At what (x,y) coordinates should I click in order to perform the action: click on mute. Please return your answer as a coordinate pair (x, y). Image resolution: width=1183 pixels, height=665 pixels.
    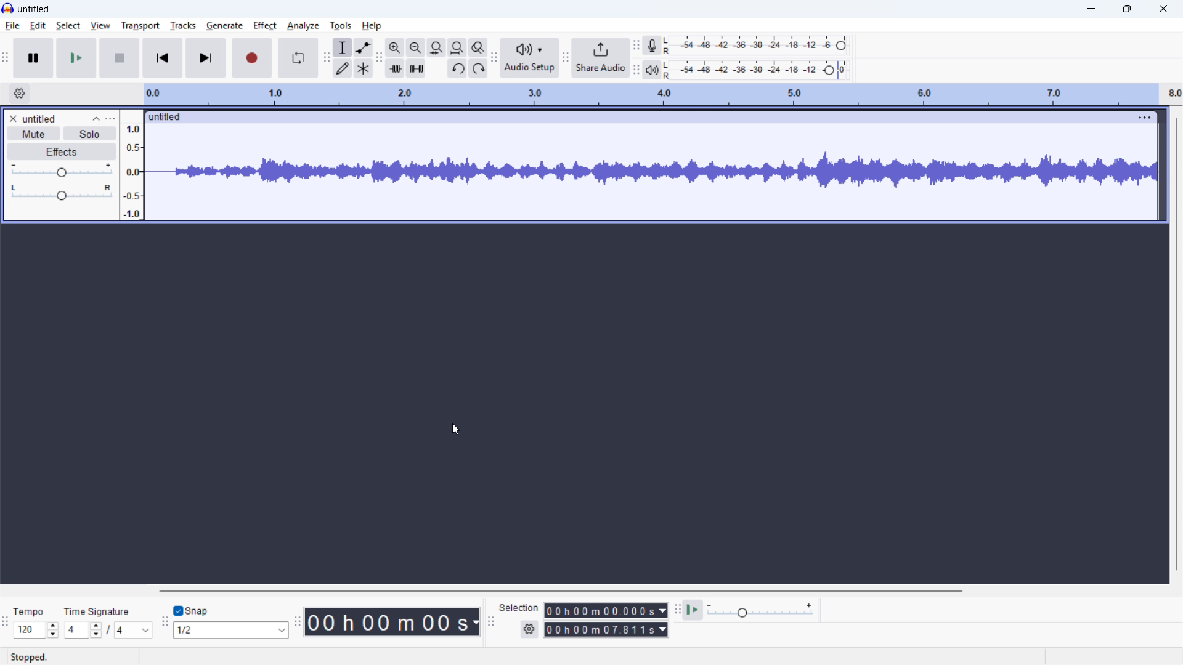
    Looking at the image, I should click on (34, 134).